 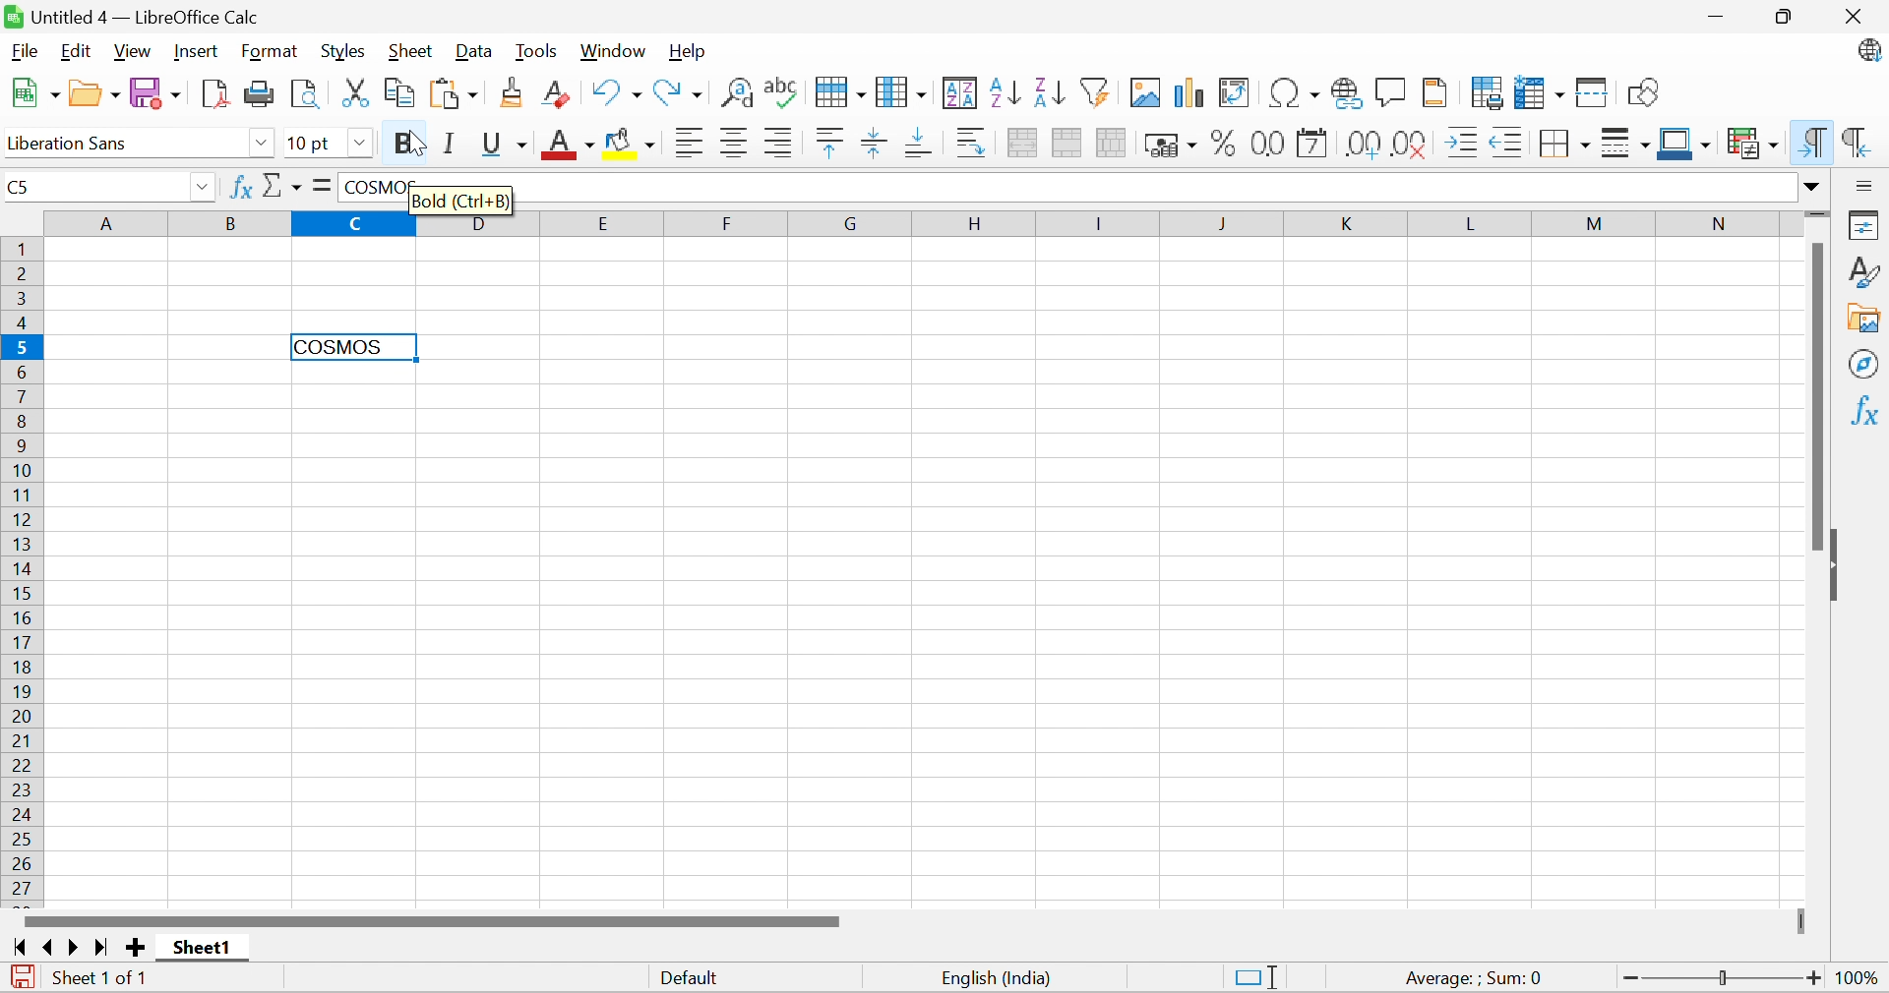 What do you see at coordinates (1857, 18) in the screenshot?
I see `Close` at bounding box center [1857, 18].